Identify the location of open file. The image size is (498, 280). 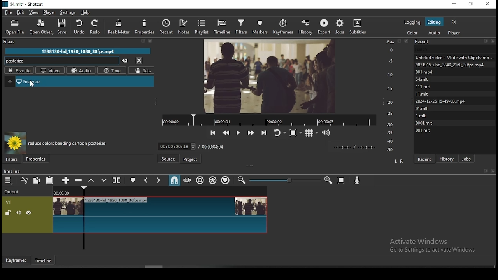
(14, 27).